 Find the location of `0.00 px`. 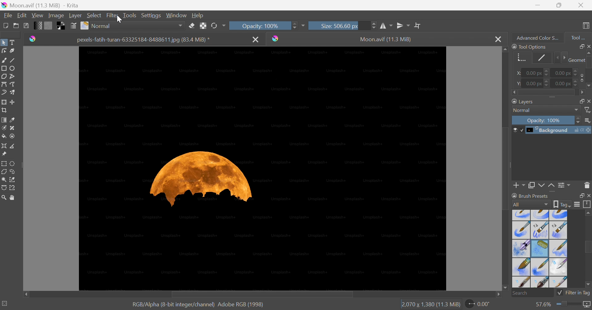

0.00 px is located at coordinates (536, 83).